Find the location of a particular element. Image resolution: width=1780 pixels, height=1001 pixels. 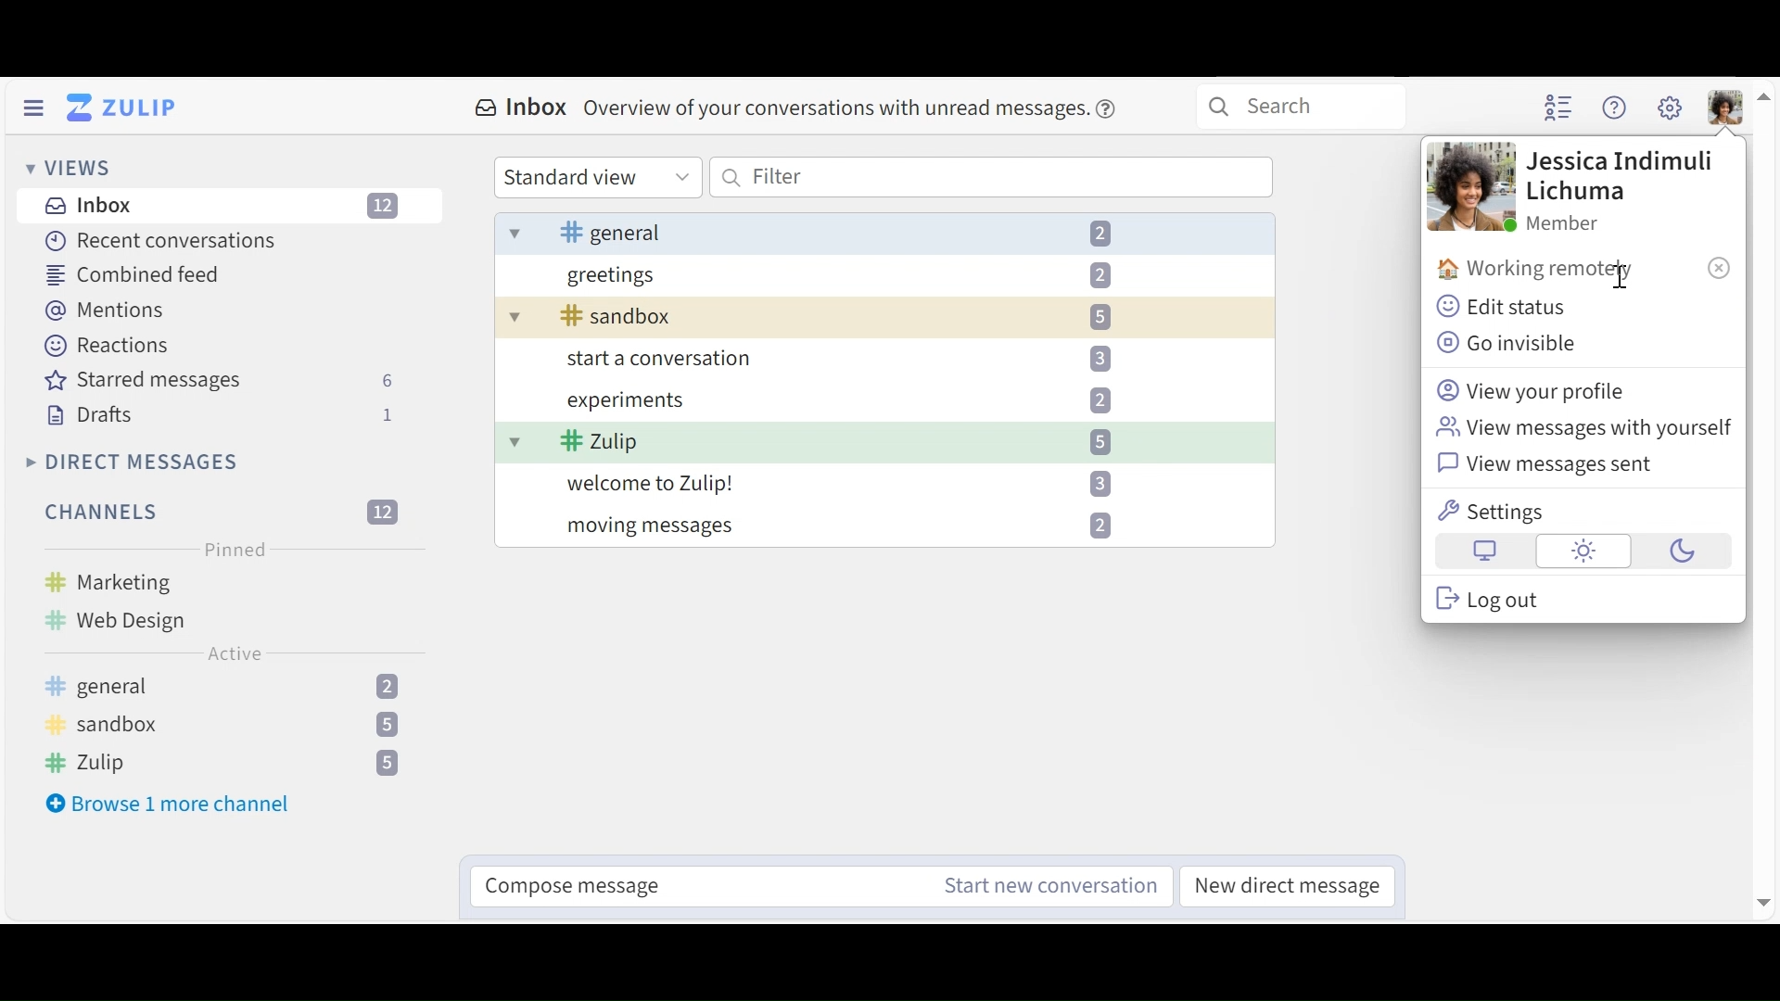

Light theme is located at coordinates (1583, 551).